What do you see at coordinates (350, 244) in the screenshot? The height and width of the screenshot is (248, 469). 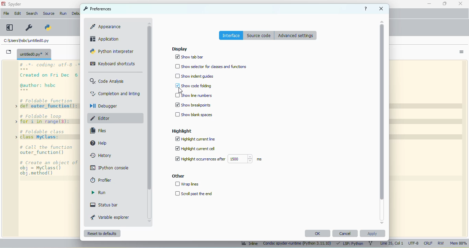 I see `LSP: python` at bounding box center [350, 244].